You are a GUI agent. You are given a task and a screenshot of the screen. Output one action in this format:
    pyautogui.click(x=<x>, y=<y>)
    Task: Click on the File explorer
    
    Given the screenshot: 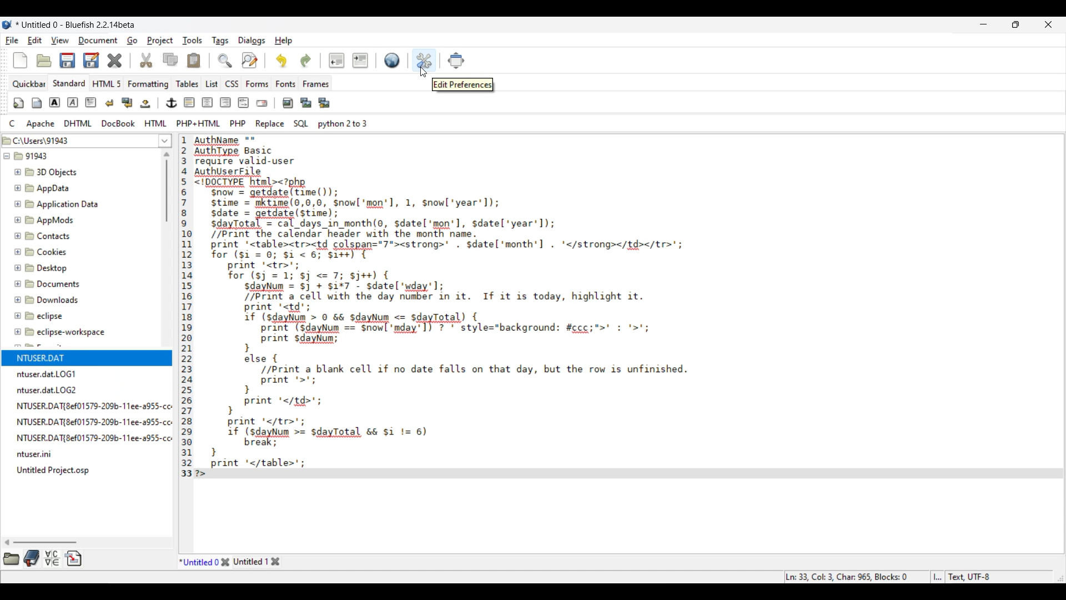 What is the action you would take?
    pyautogui.click(x=81, y=305)
    